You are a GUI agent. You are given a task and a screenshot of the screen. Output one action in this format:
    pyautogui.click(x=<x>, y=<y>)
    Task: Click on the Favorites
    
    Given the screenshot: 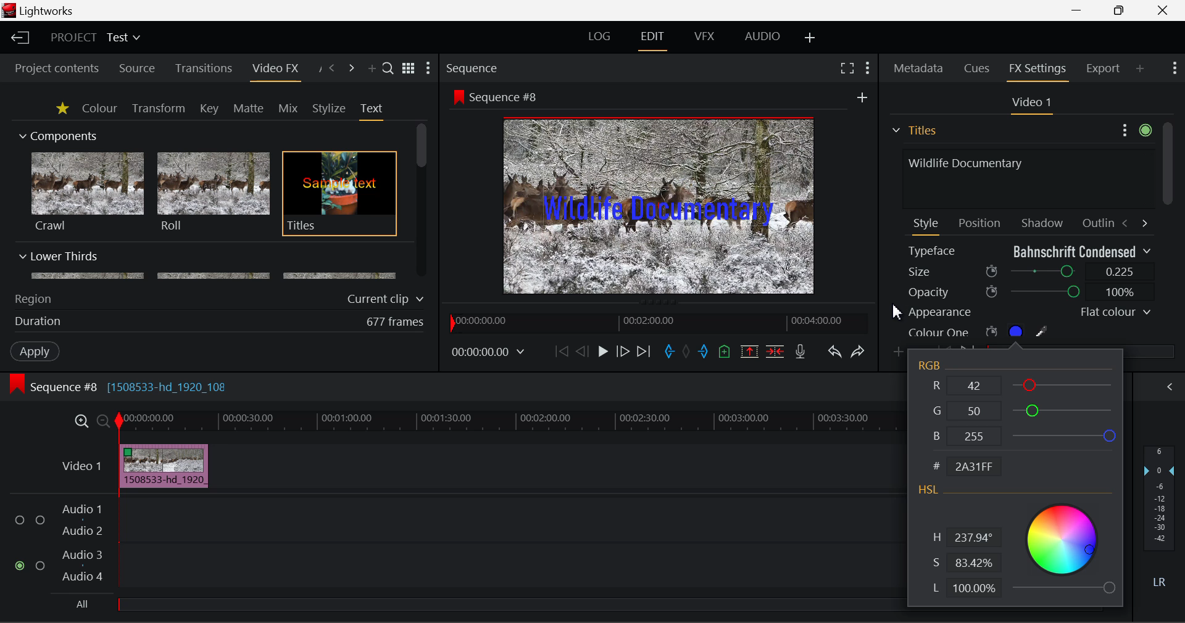 What is the action you would take?
    pyautogui.click(x=64, y=109)
    